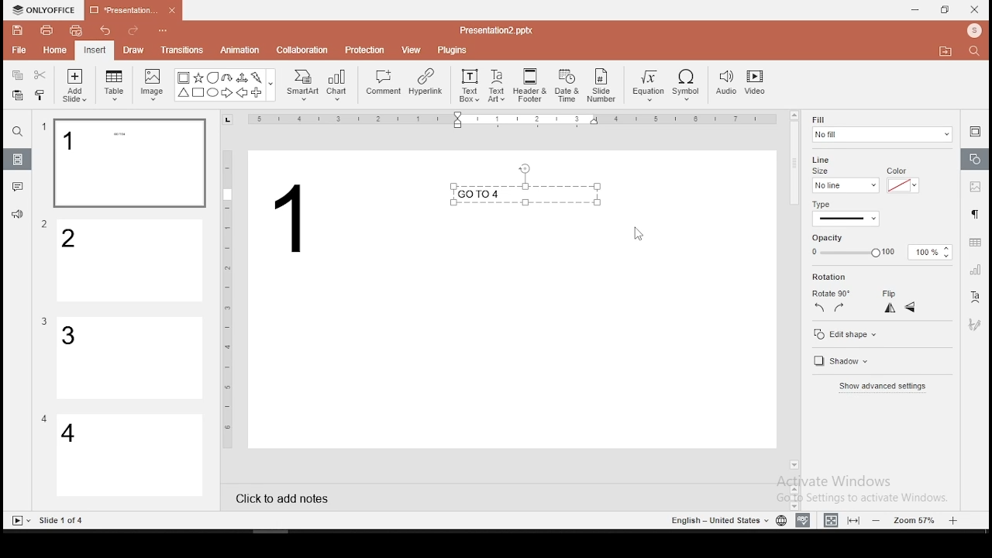 This screenshot has height=558, width=992. Describe the element at coordinates (287, 497) in the screenshot. I see `click to add notes` at that location.